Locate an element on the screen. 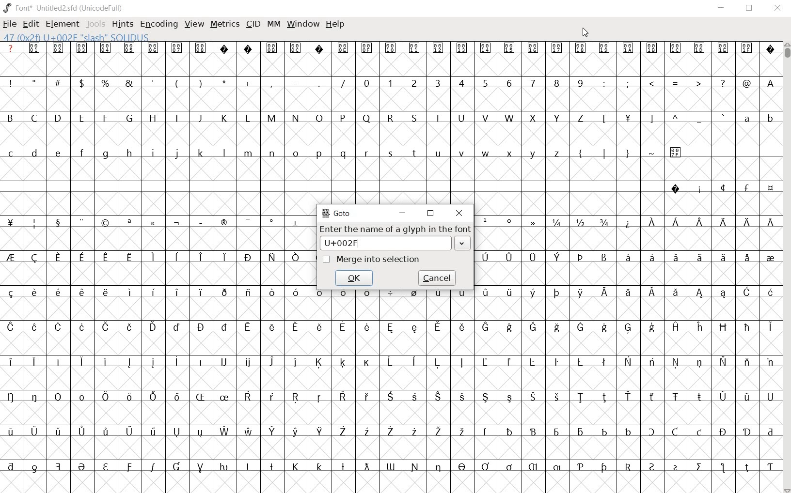  small letters a - b is located at coordinates (753, 118).